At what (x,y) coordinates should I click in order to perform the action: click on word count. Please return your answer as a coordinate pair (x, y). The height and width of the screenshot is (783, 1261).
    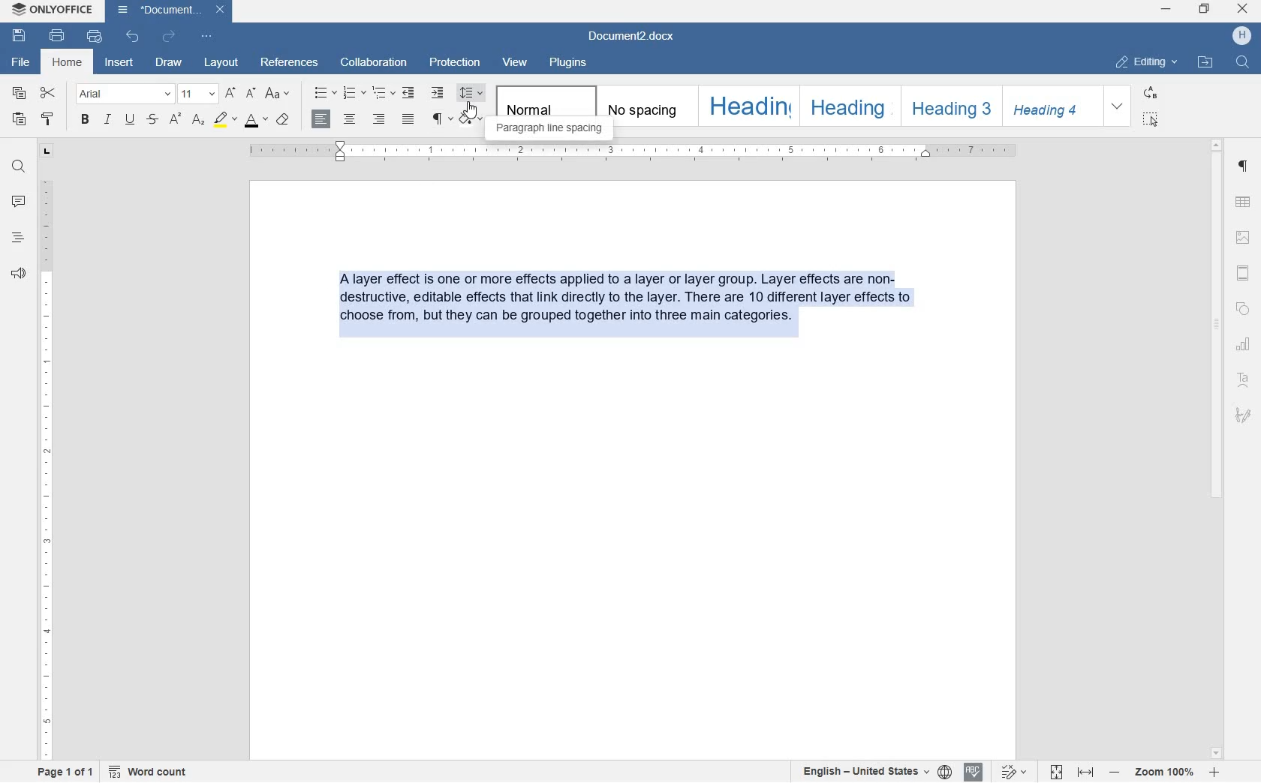
    Looking at the image, I should click on (148, 772).